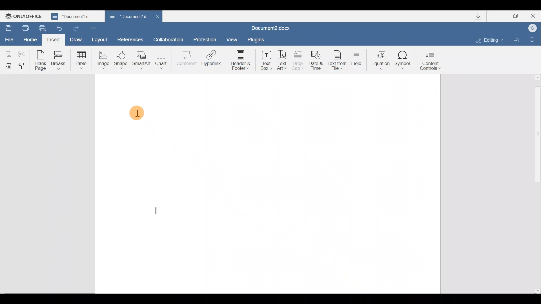  What do you see at coordinates (266, 60) in the screenshot?
I see `Text box` at bounding box center [266, 60].